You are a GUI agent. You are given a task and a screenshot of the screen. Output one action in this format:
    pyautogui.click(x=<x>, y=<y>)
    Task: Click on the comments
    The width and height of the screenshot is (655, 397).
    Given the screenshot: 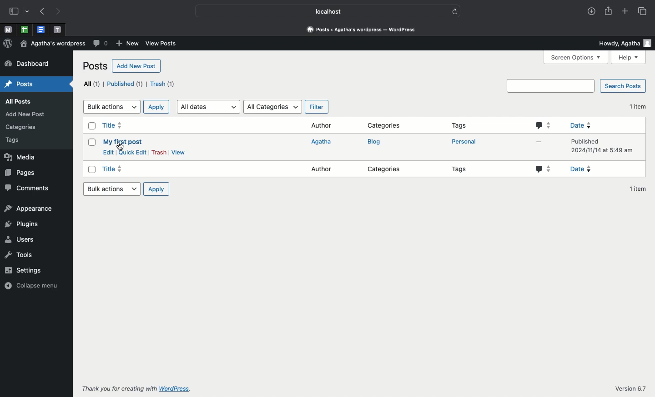 What is the action you would take?
    pyautogui.click(x=544, y=169)
    